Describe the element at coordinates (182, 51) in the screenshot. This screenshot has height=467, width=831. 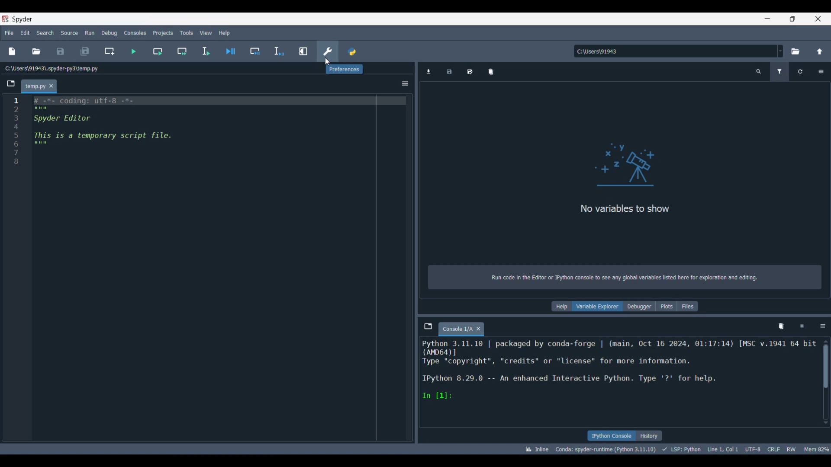
I see `Run current cell and go to next one` at that location.